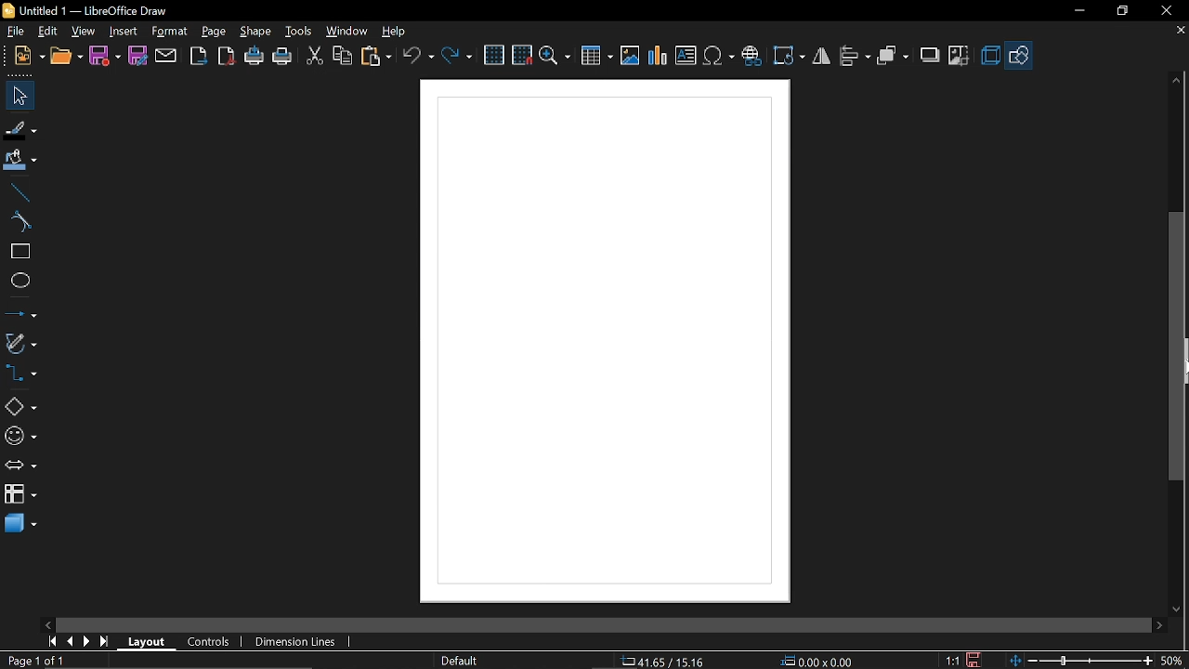 Image resolution: width=1189 pixels, height=669 pixels. What do you see at coordinates (1120, 12) in the screenshot?
I see `Restore down` at bounding box center [1120, 12].